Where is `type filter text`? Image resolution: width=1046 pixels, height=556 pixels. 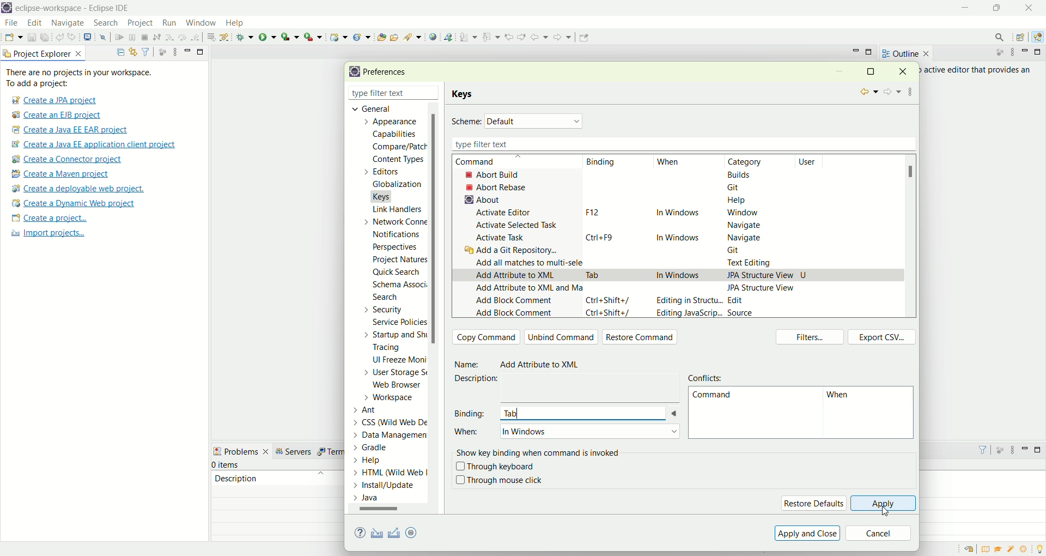 type filter text is located at coordinates (680, 144).